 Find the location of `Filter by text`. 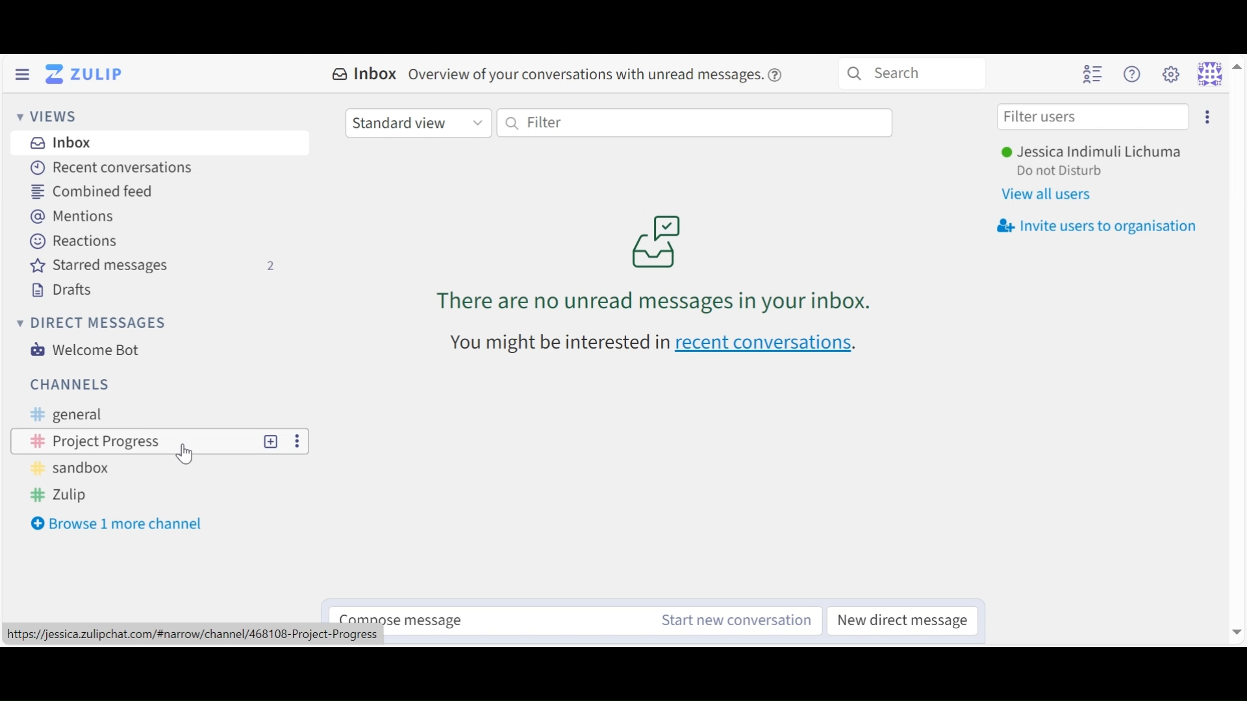

Filter by text is located at coordinates (694, 124).